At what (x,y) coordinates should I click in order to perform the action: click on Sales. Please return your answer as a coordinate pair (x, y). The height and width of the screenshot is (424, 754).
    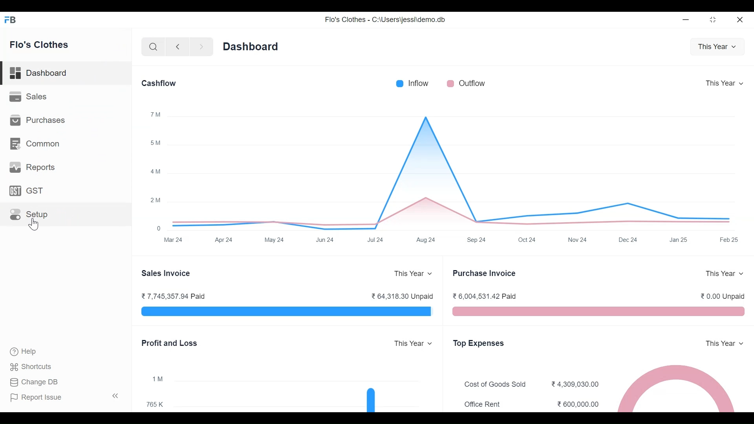
    Looking at the image, I should click on (29, 97).